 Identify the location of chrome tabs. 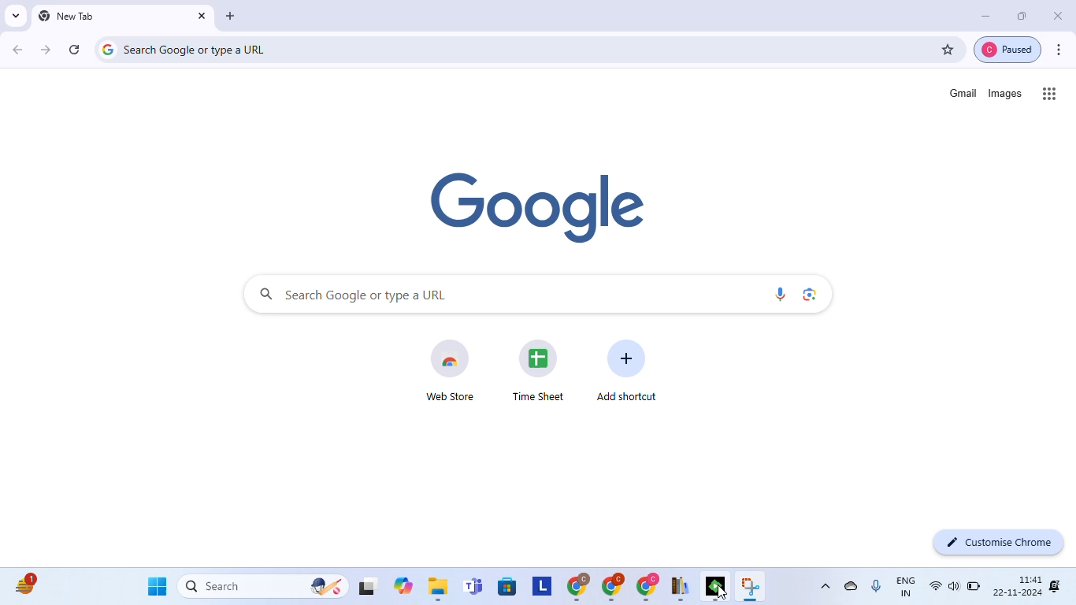
(612, 587).